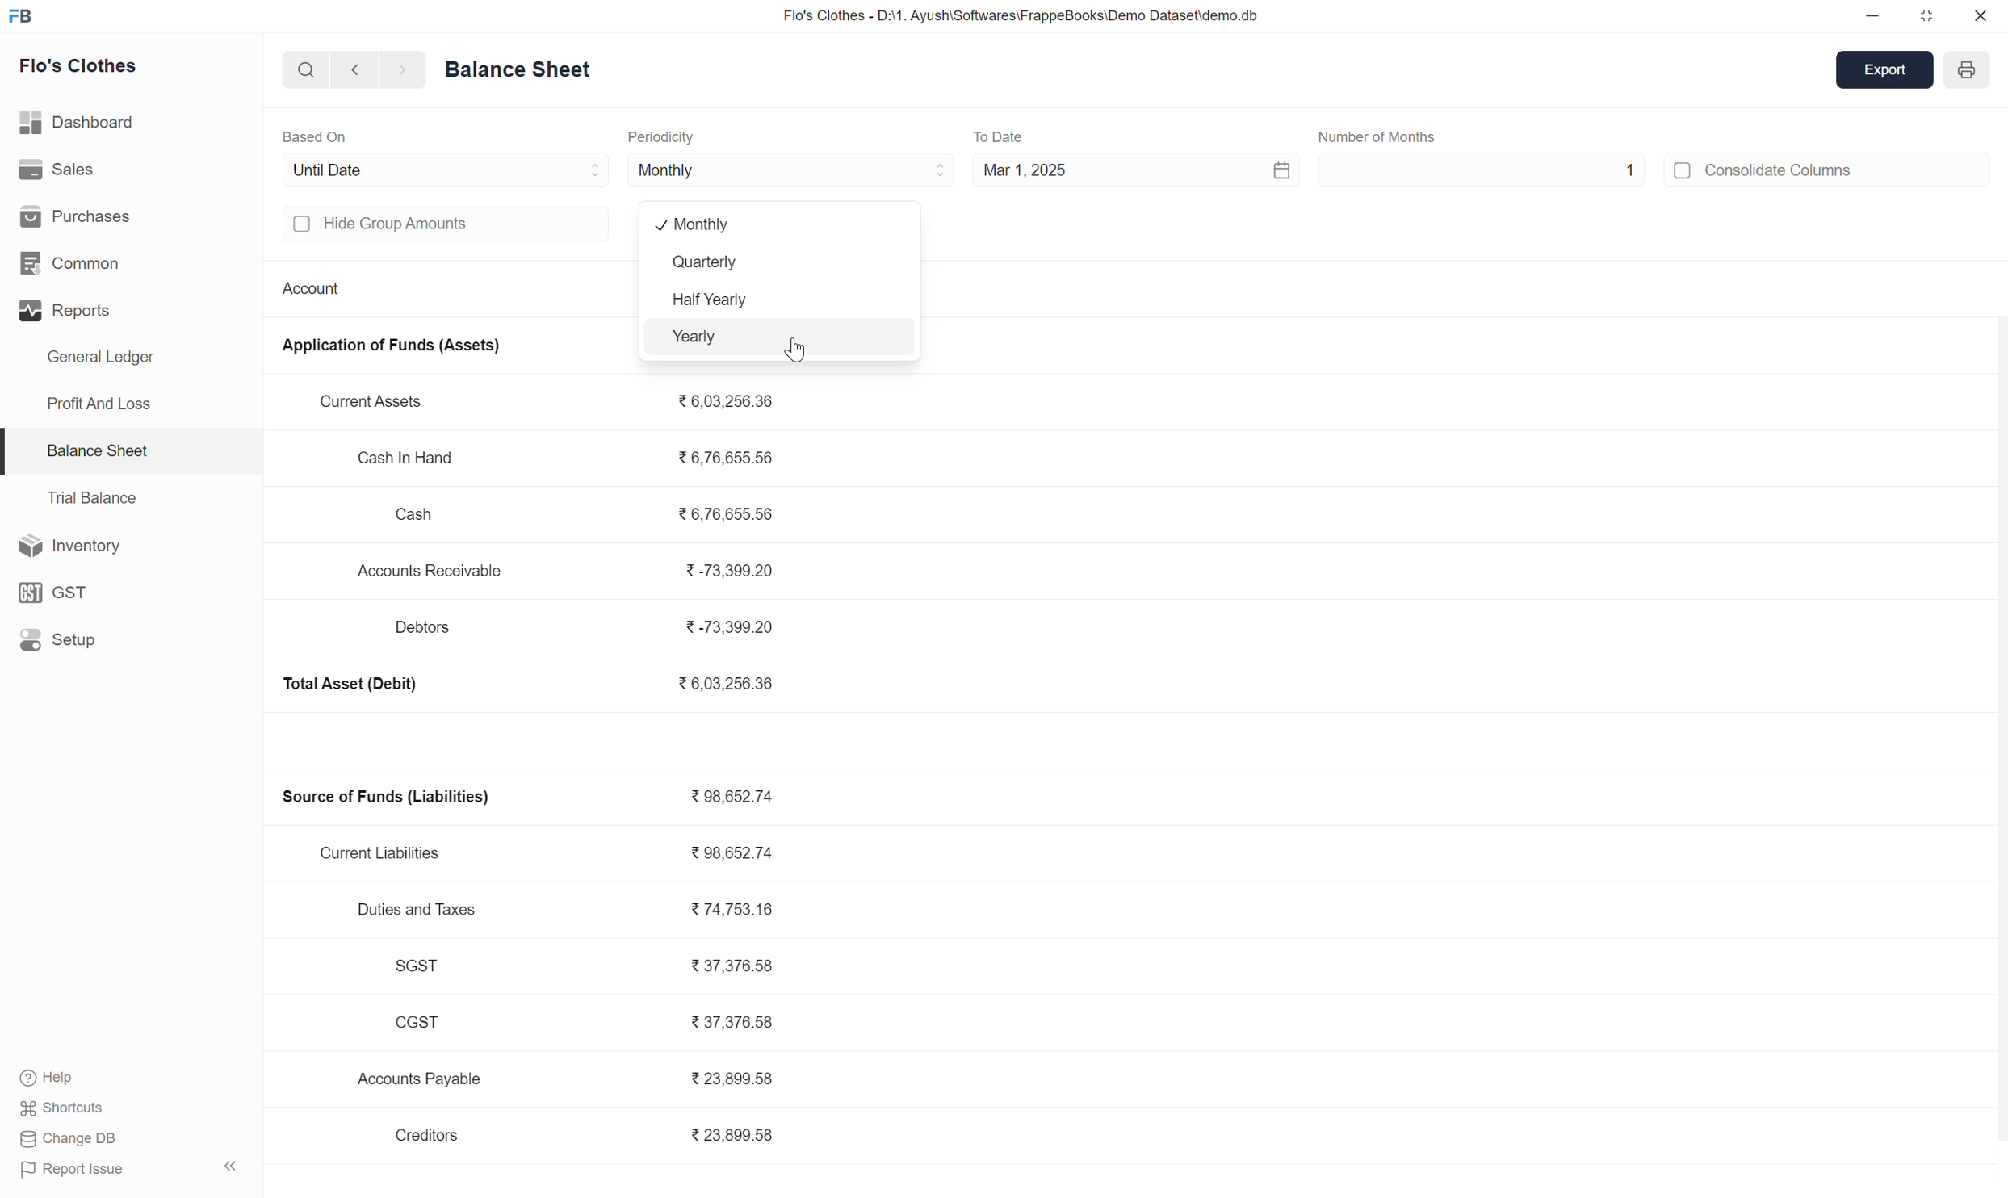  What do you see at coordinates (1683, 173) in the screenshot?
I see `off` at bounding box center [1683, 173].